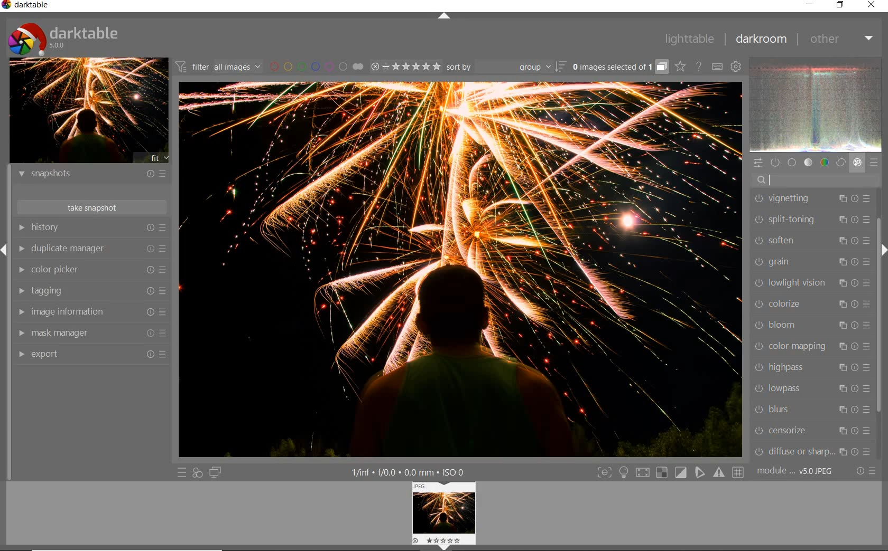 Image resolution: width=888 pixels, height=551 pixels. Describe the element at coordinates (670, 472) in the screenshot. I see `Toggle modes` at that location.